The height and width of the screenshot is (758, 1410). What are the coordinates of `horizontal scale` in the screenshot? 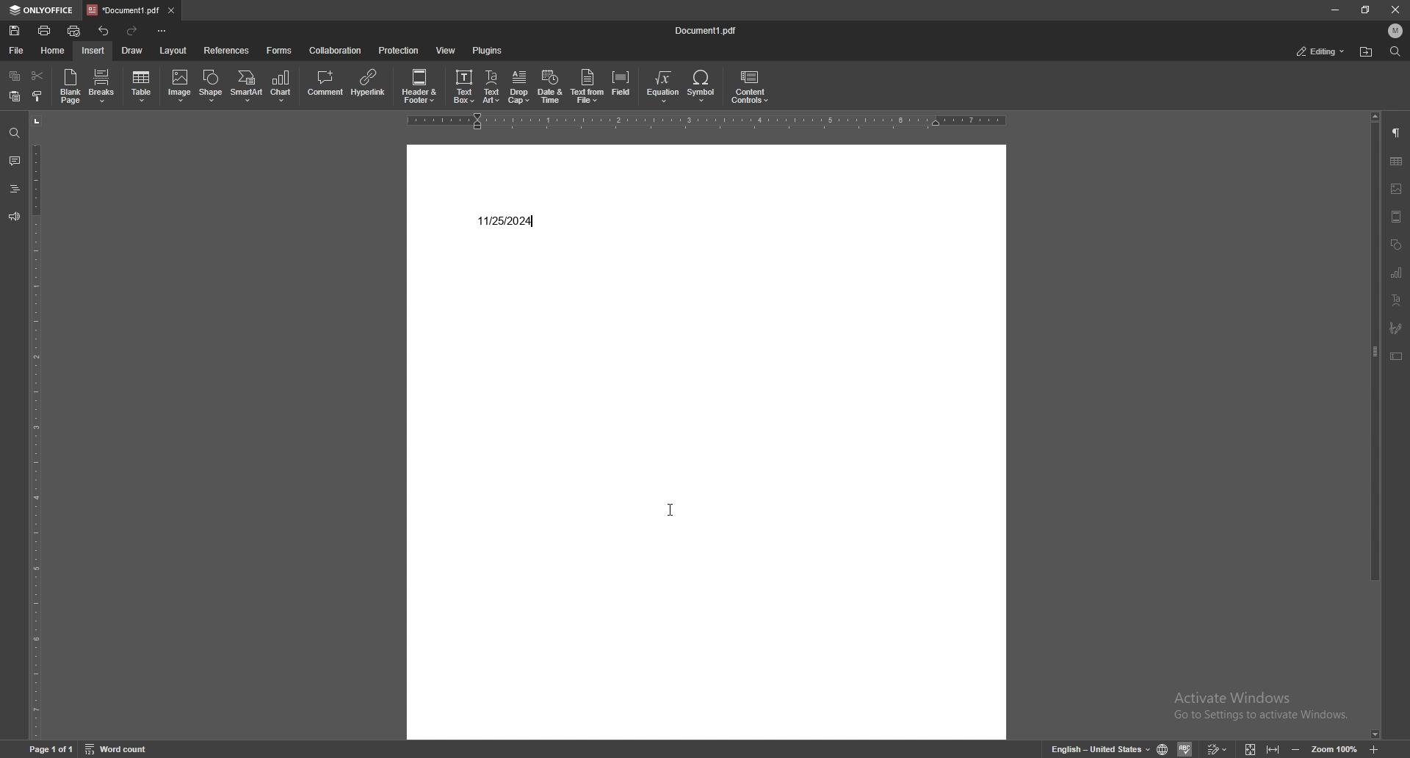 It's located at (707, 125).